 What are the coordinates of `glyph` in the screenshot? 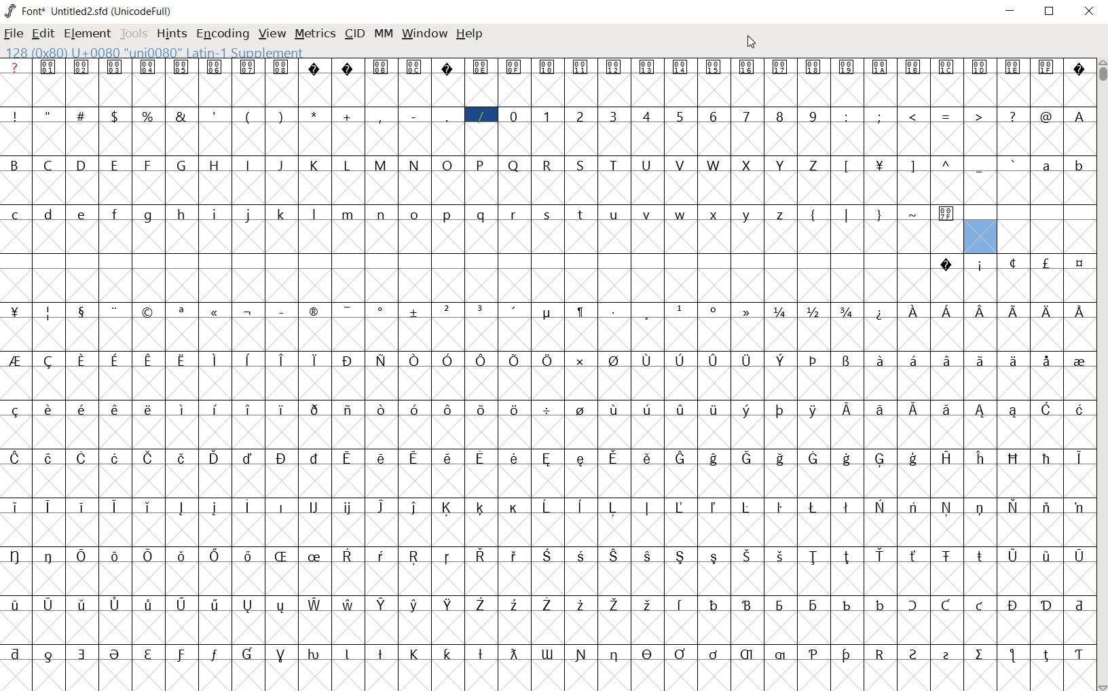 It's located at (281, 458).